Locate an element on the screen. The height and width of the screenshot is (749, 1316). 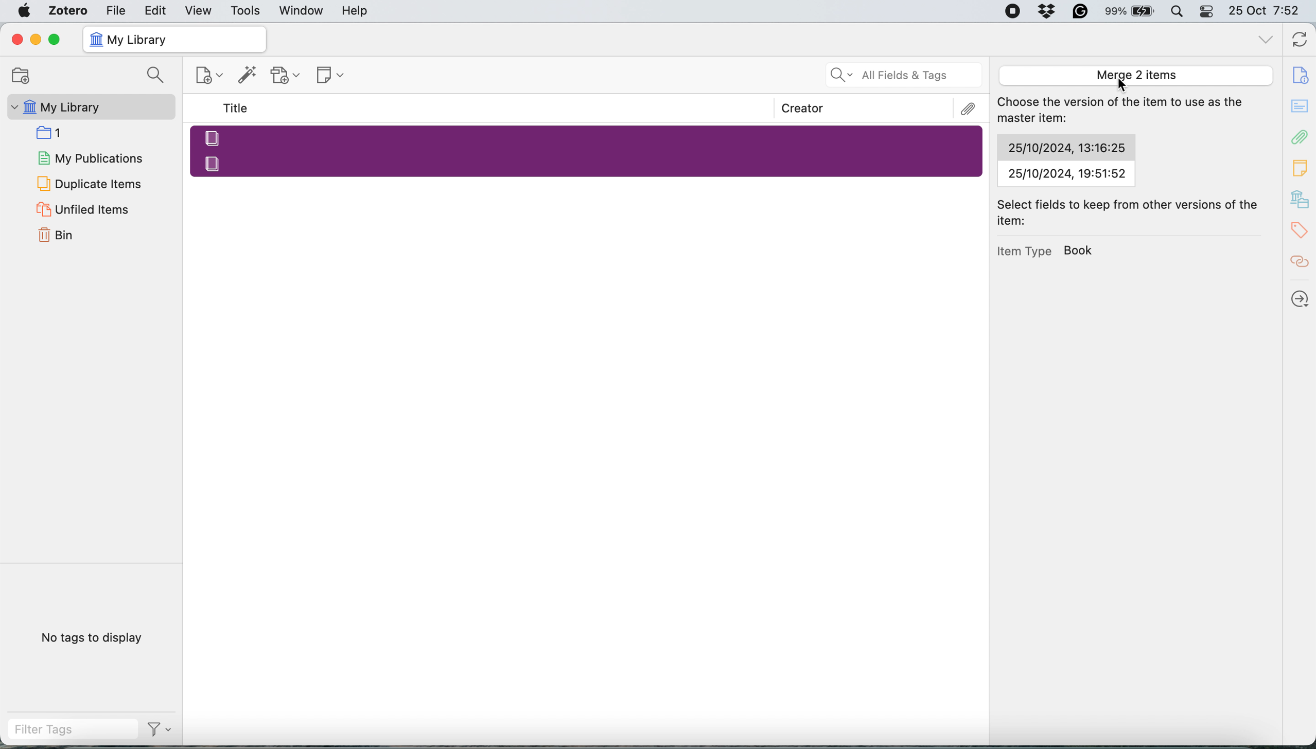
Dropbox is located at coordinates (1048, 11).